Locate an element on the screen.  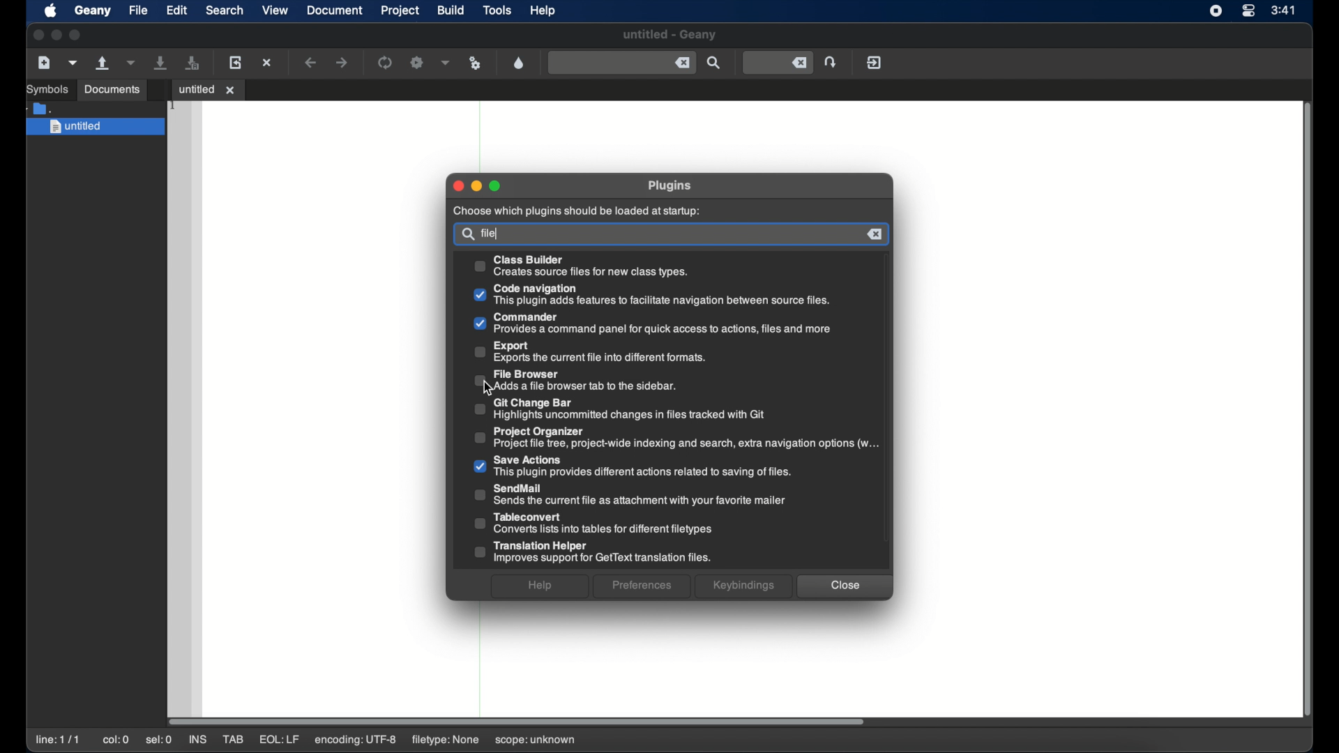
scroll box is located at coordinates (519, 720).